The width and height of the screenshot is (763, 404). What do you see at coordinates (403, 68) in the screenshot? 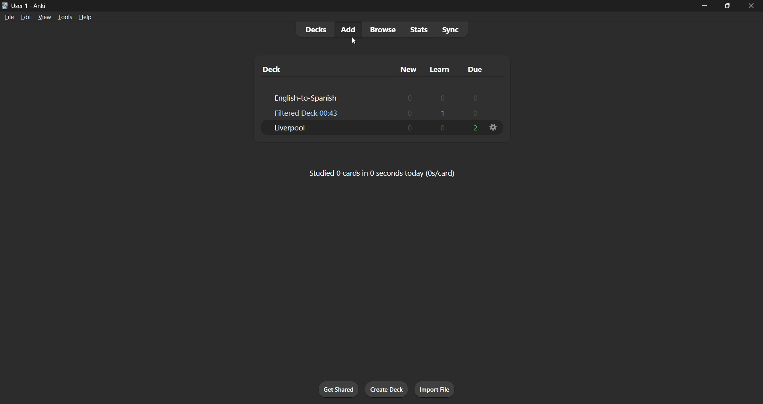
I see `new column` at bounding box center [403, 68].